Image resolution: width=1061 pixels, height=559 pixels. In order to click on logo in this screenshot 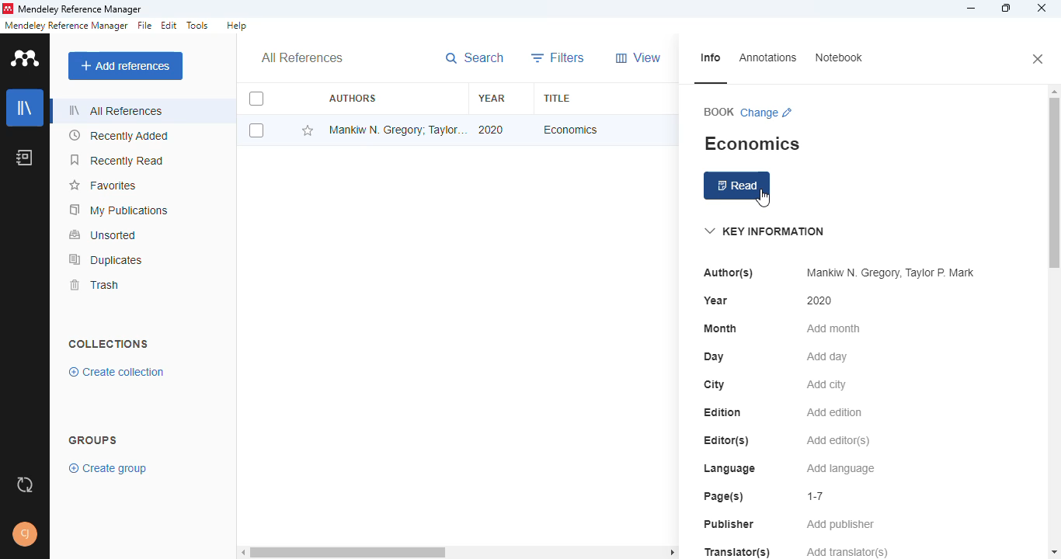, I will do `click(23, 57)`.